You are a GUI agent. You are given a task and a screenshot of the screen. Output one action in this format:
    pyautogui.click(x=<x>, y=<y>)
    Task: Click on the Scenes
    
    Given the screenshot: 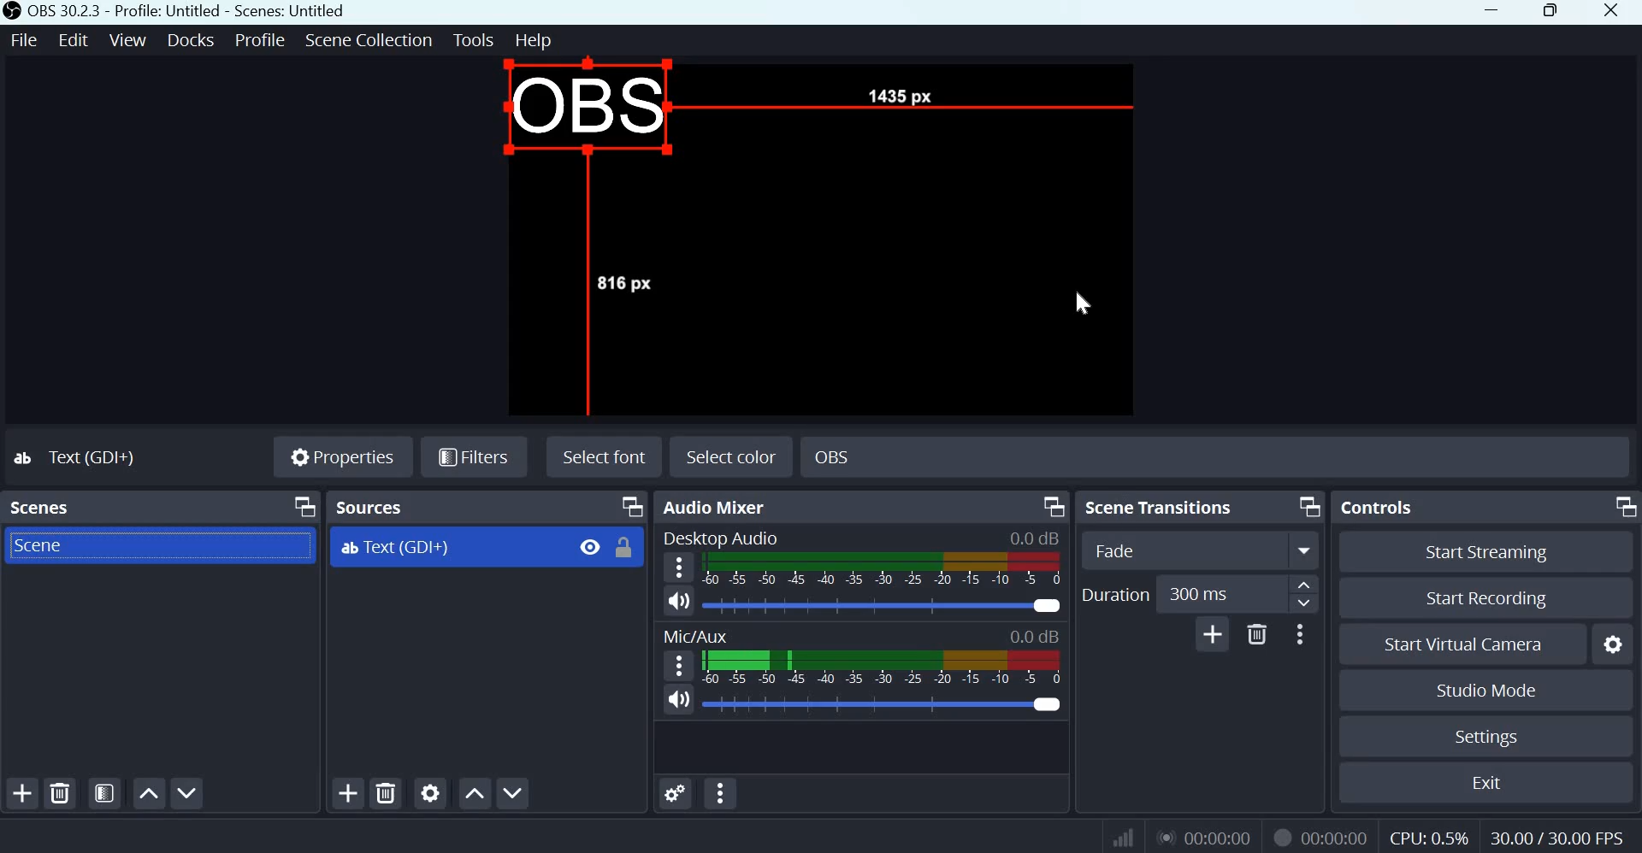 What is the action you would take?
    pyautogui.click(x=40, y=508)
    